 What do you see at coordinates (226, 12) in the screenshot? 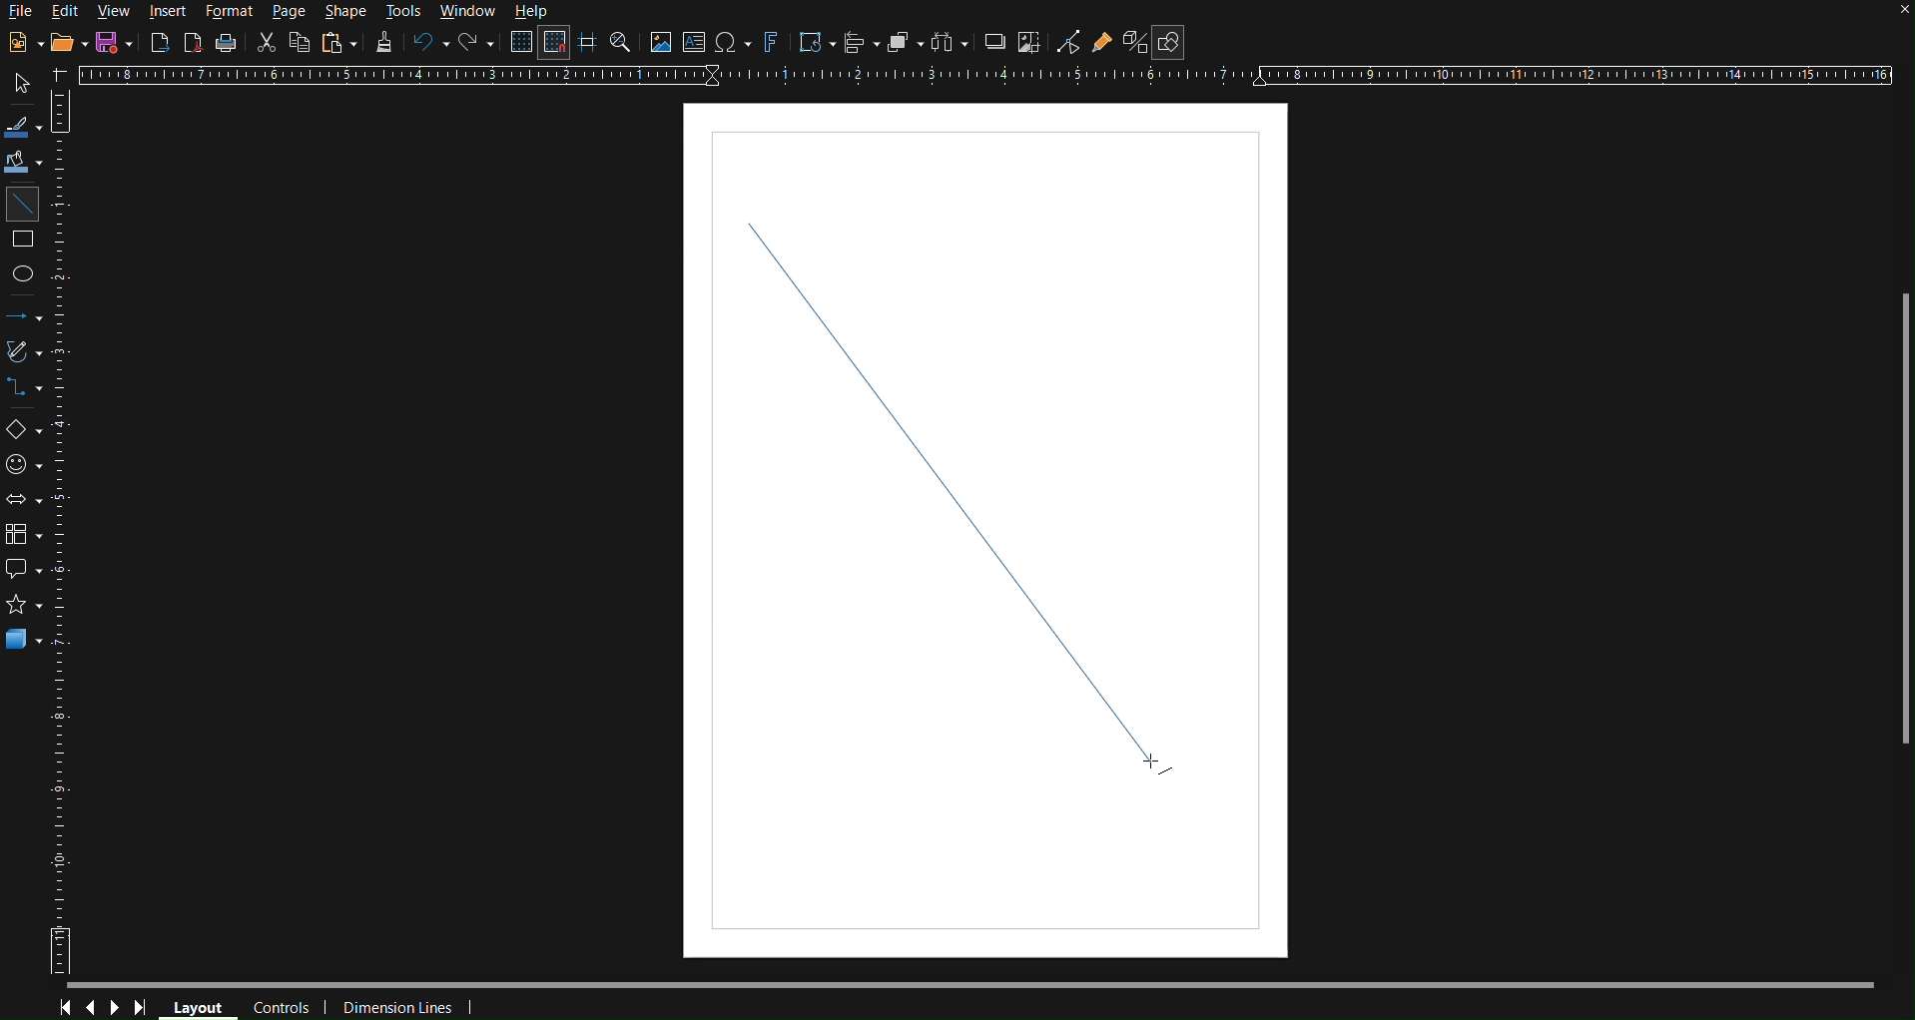
I see `Format` at bounding box center [226, 12].